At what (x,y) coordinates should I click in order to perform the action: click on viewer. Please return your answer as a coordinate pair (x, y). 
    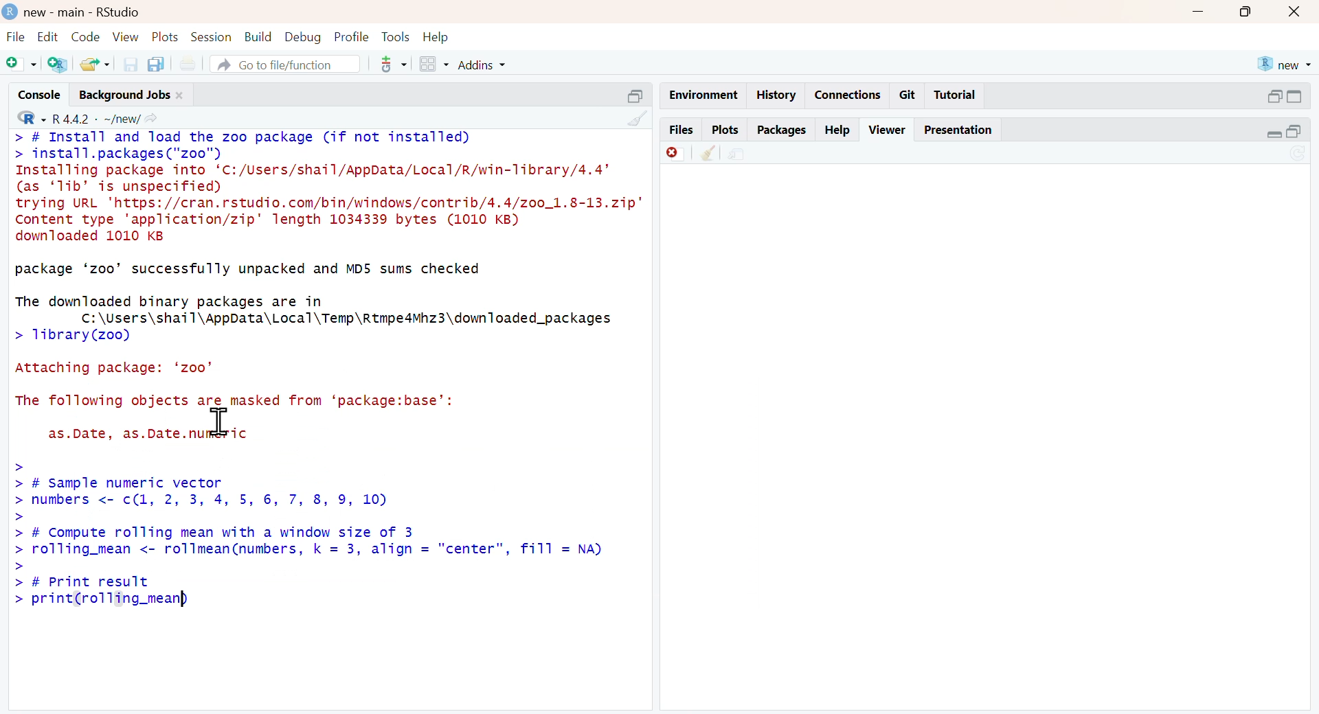
    Looking at the image, I should click on (889, 130).